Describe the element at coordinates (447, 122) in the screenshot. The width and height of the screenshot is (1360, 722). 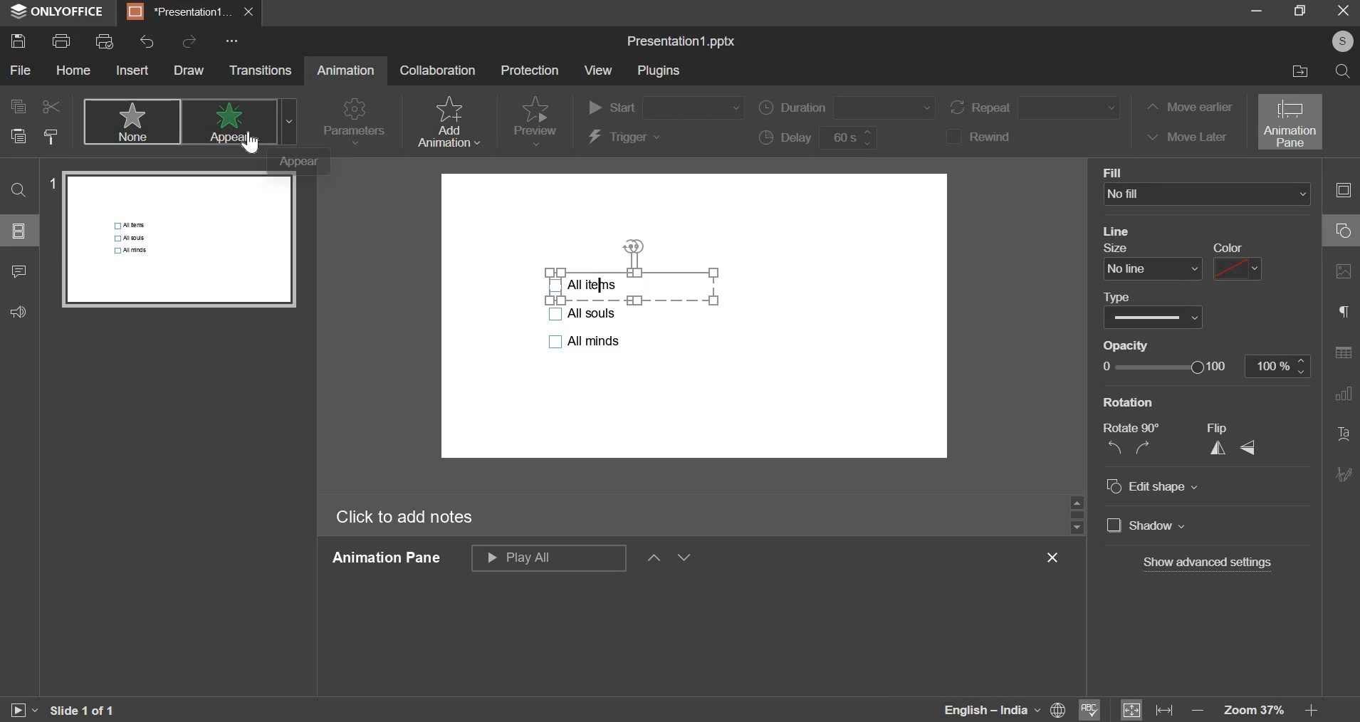
I see `add animation` at that location.